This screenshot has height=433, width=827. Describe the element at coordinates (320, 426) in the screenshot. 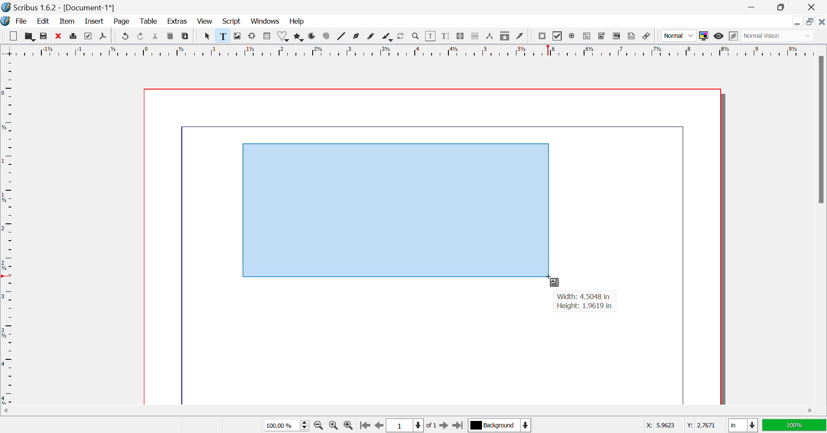

I see `Zoom Out` at that location.